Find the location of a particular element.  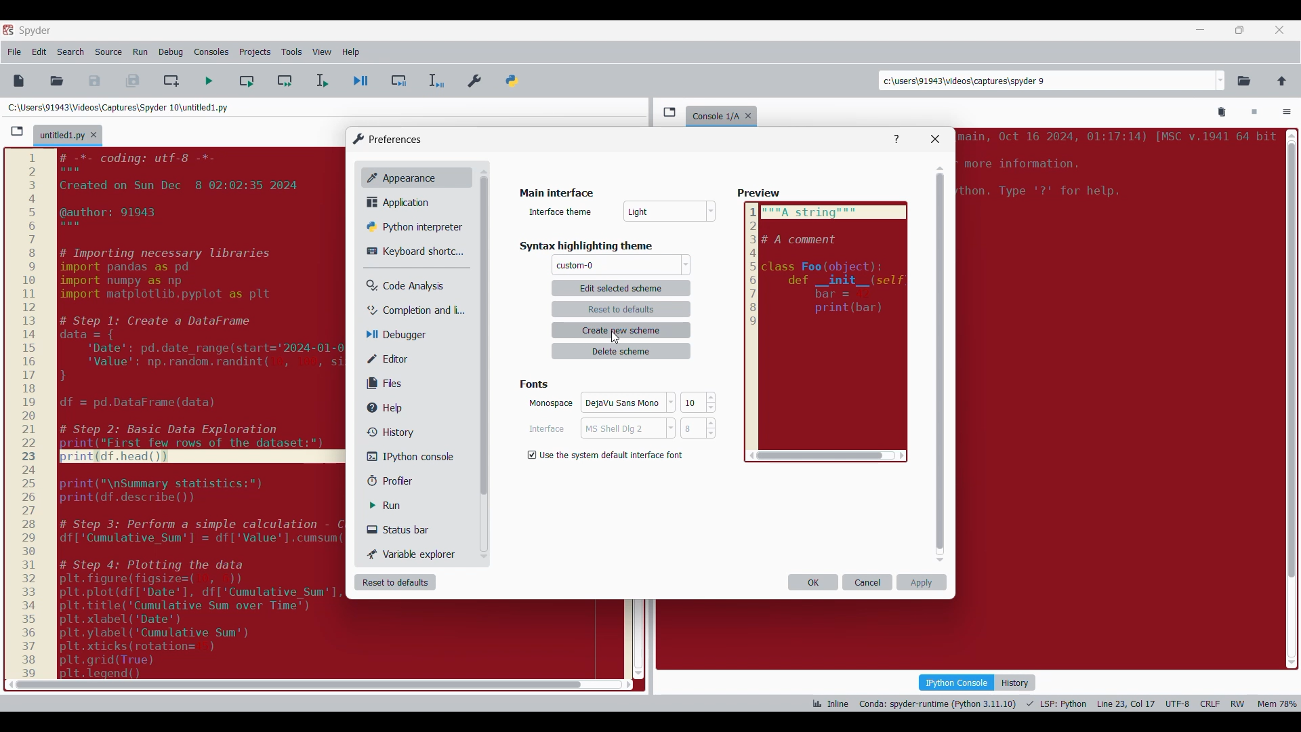

scale is located at coordinates (28, 414).